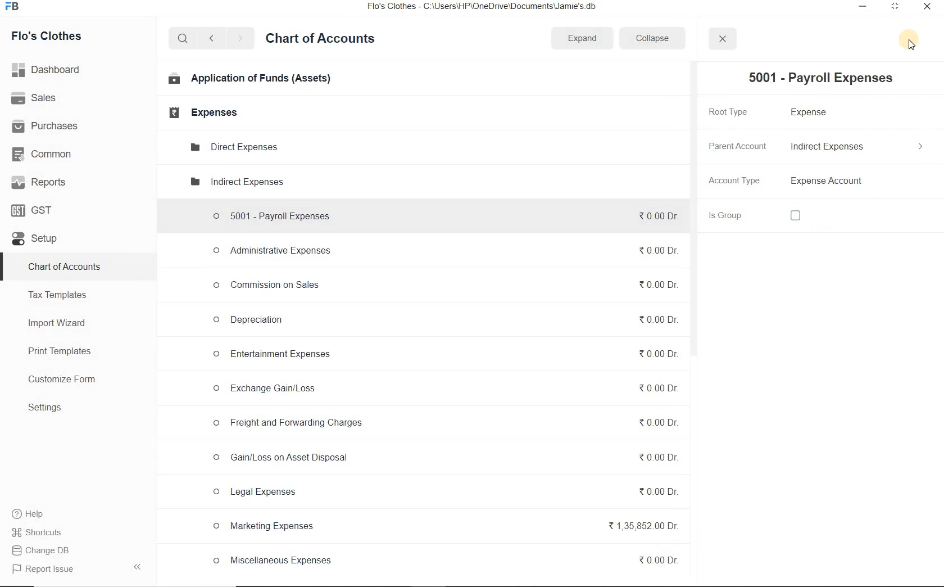 The height and width of the screenshot is (587, 944). I want to click on Chart of Accounts, so click(64, 268).